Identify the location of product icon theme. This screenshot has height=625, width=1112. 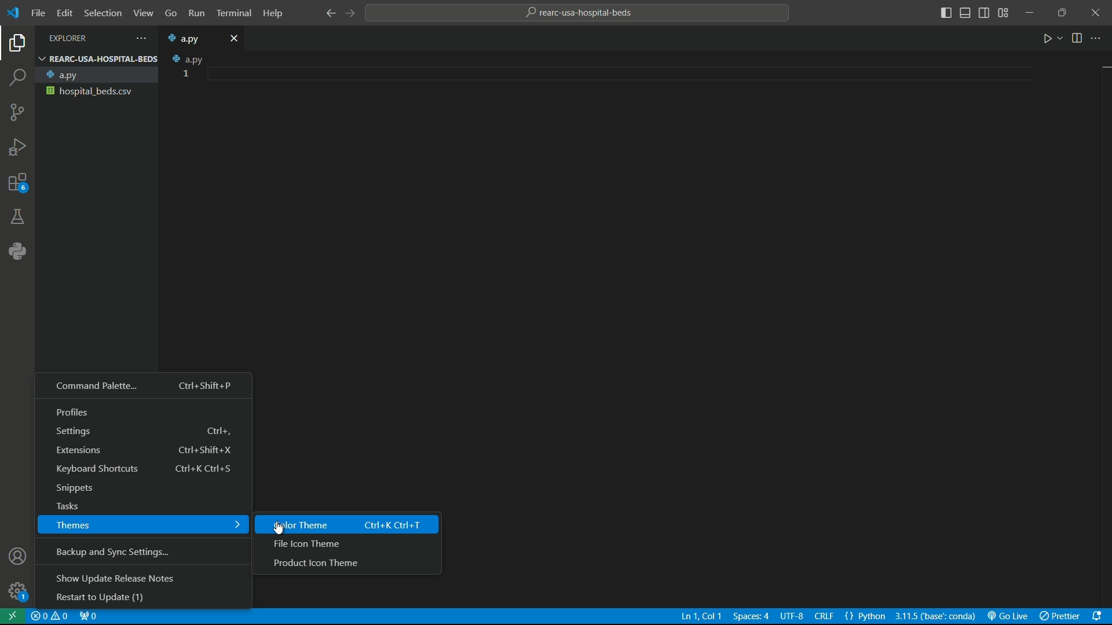
(349, 565).